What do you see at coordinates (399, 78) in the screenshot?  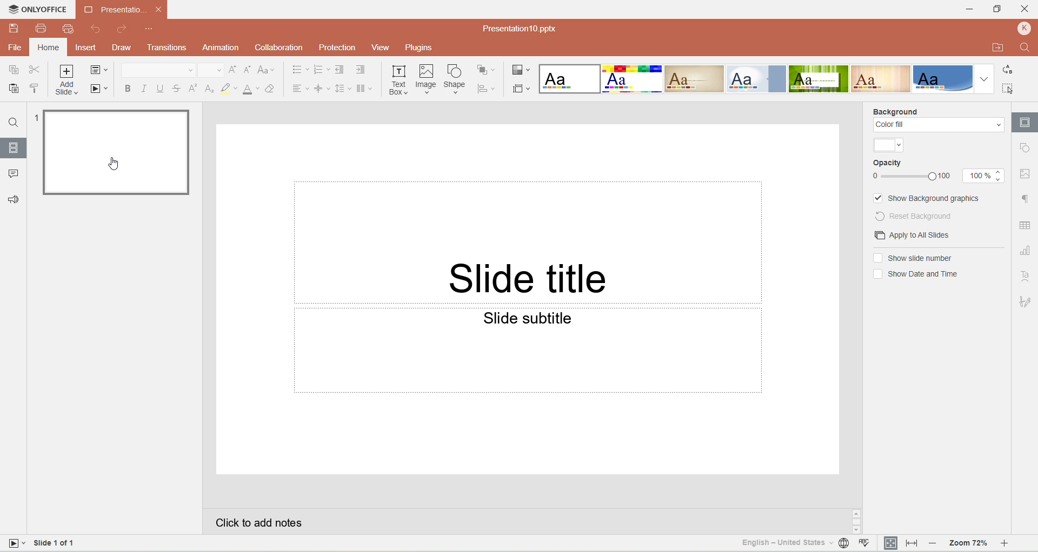 I see `Insert text box` at bounding box center [399, 78].